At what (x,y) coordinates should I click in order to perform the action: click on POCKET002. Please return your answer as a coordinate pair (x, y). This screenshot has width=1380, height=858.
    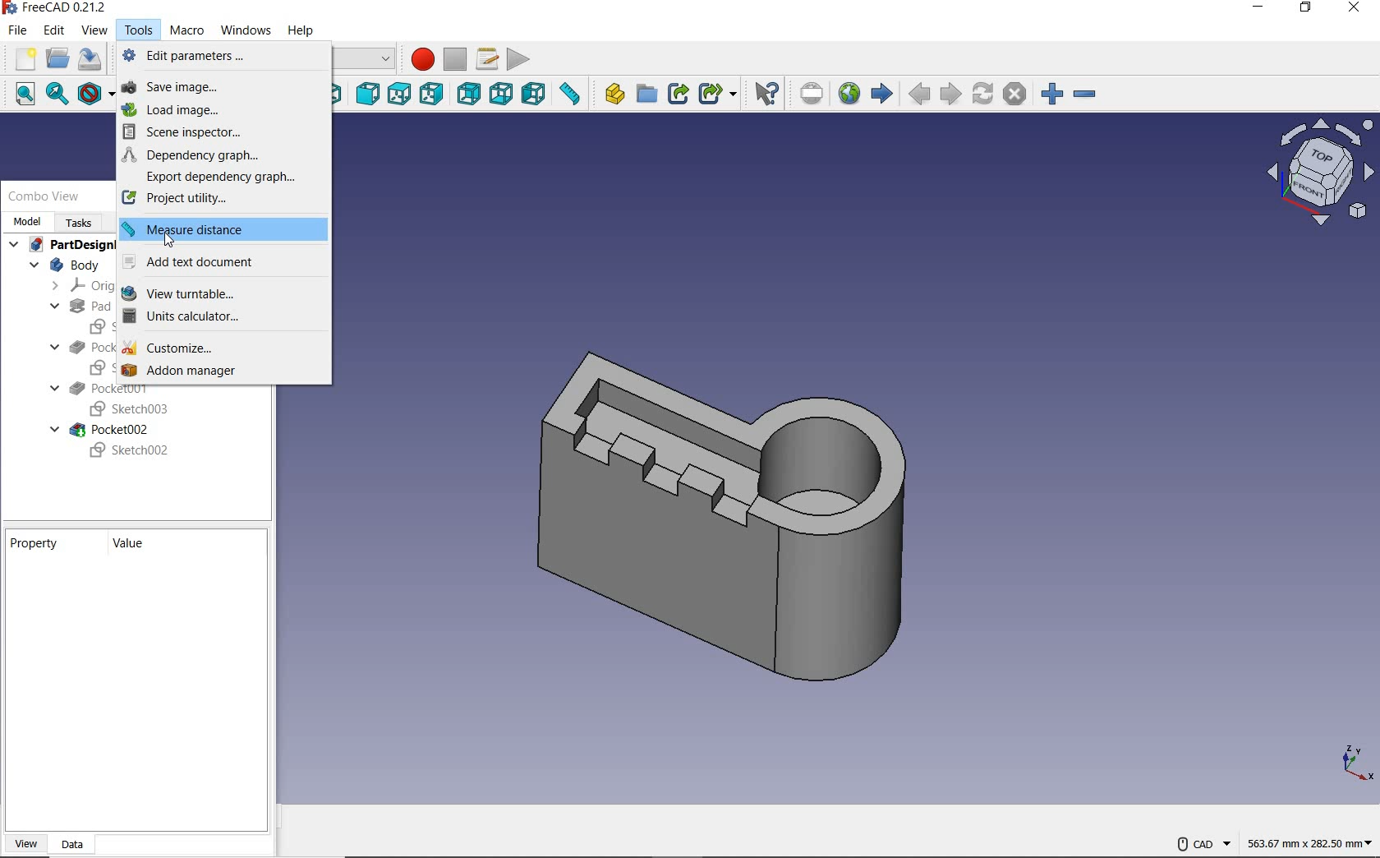
    Looking at the image, I should click on (102, 430).